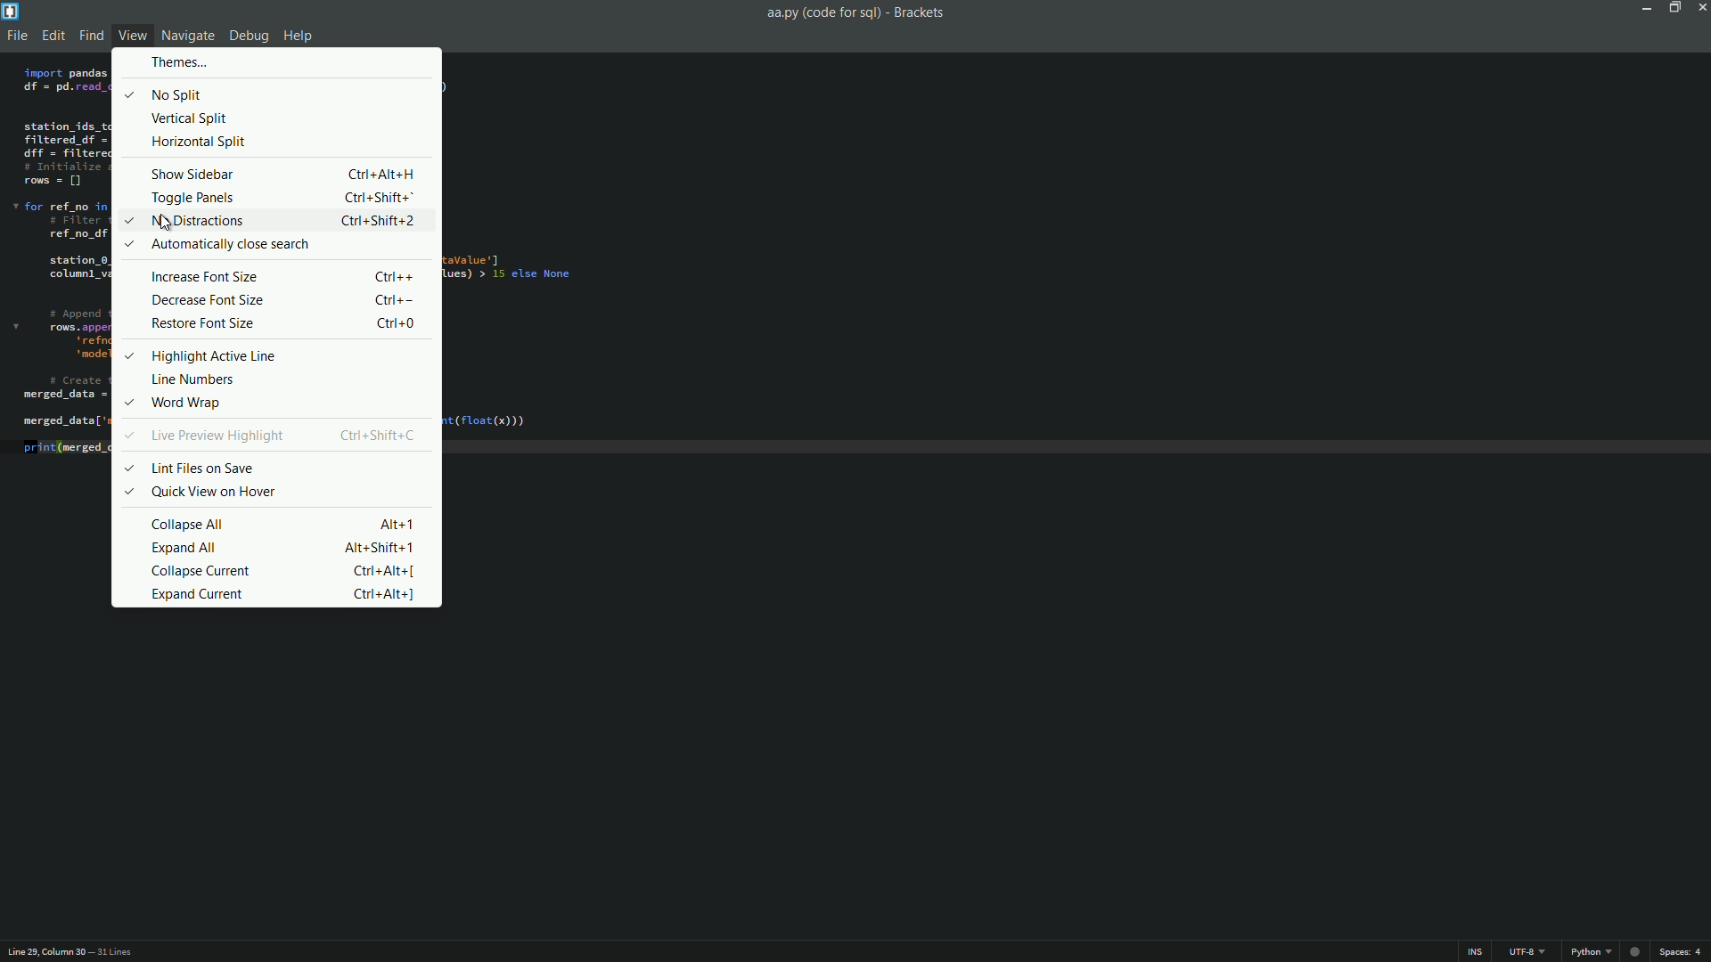 Image resolution: width=1711 pixels, height=962 pixels. I want to click on app name, so click(918, 14).